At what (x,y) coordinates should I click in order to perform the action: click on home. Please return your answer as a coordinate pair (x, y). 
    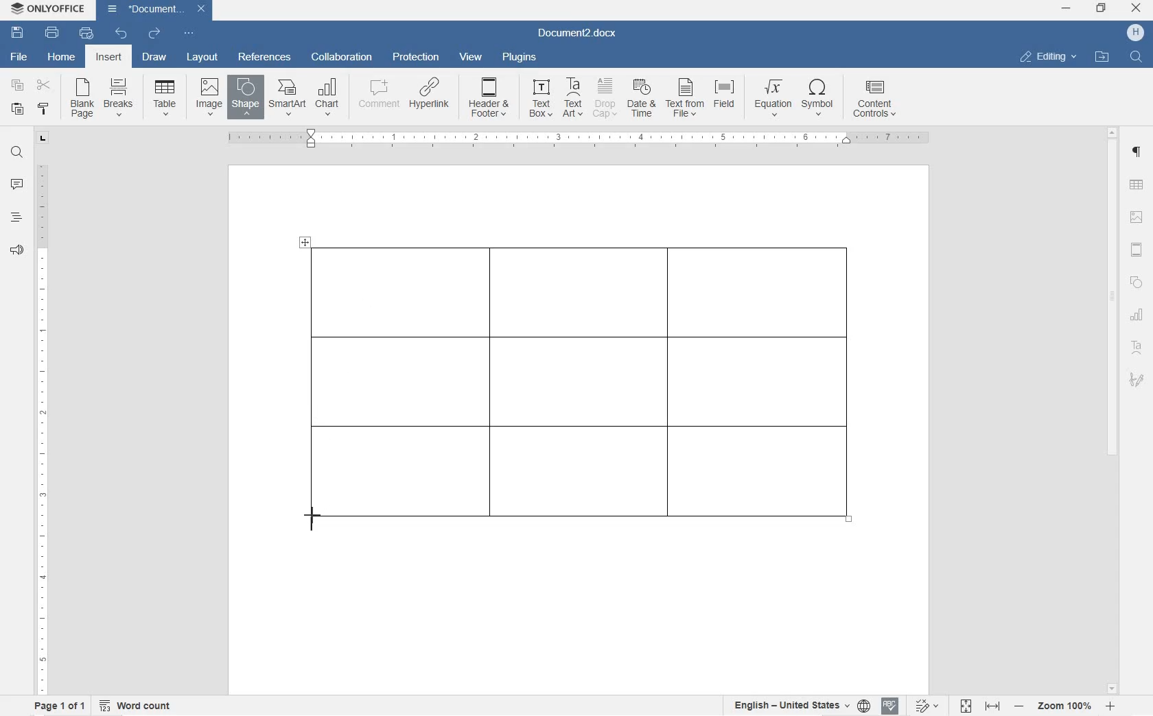
    Looking at the image, I should click on (62, 58).